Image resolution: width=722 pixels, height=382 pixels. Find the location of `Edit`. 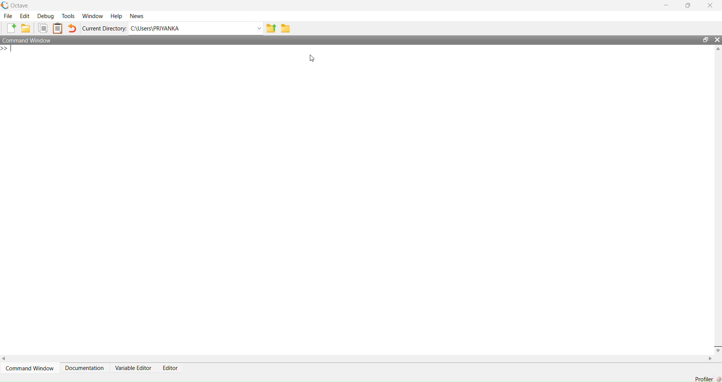

Edit is located at coordinates (25, 16).